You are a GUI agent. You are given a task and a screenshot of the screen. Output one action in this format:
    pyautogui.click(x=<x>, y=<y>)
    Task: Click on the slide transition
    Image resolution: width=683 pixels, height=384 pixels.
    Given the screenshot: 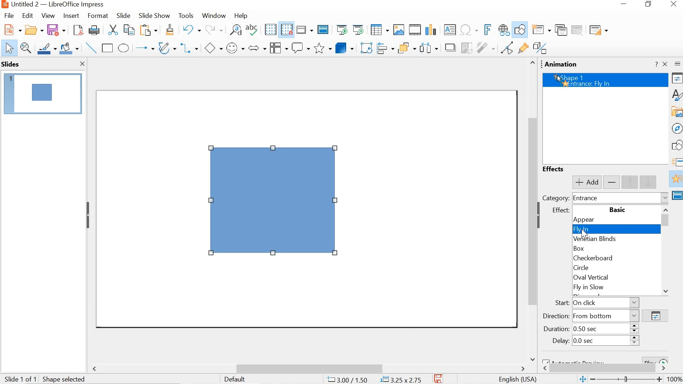 What is the action you would take?
    pyautogui.click(x=676, y=161)
    